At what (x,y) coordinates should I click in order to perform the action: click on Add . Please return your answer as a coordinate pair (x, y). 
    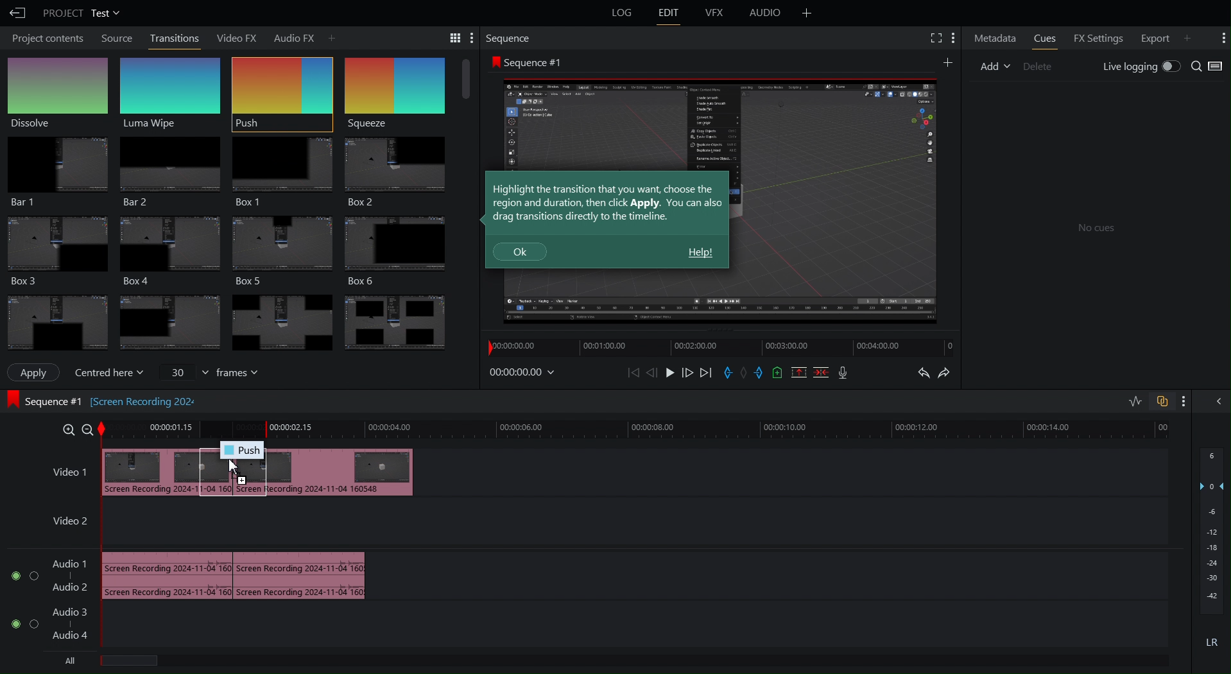
    Looking at the image, I should click on (994, 66).